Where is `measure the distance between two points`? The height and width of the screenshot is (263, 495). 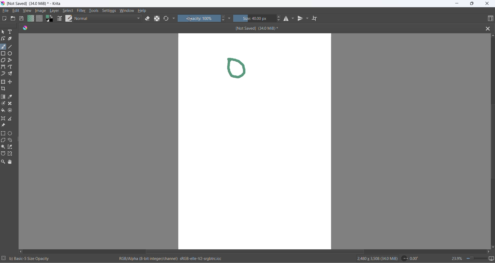 measure the distance between two points is located at coordinates (12, 118).